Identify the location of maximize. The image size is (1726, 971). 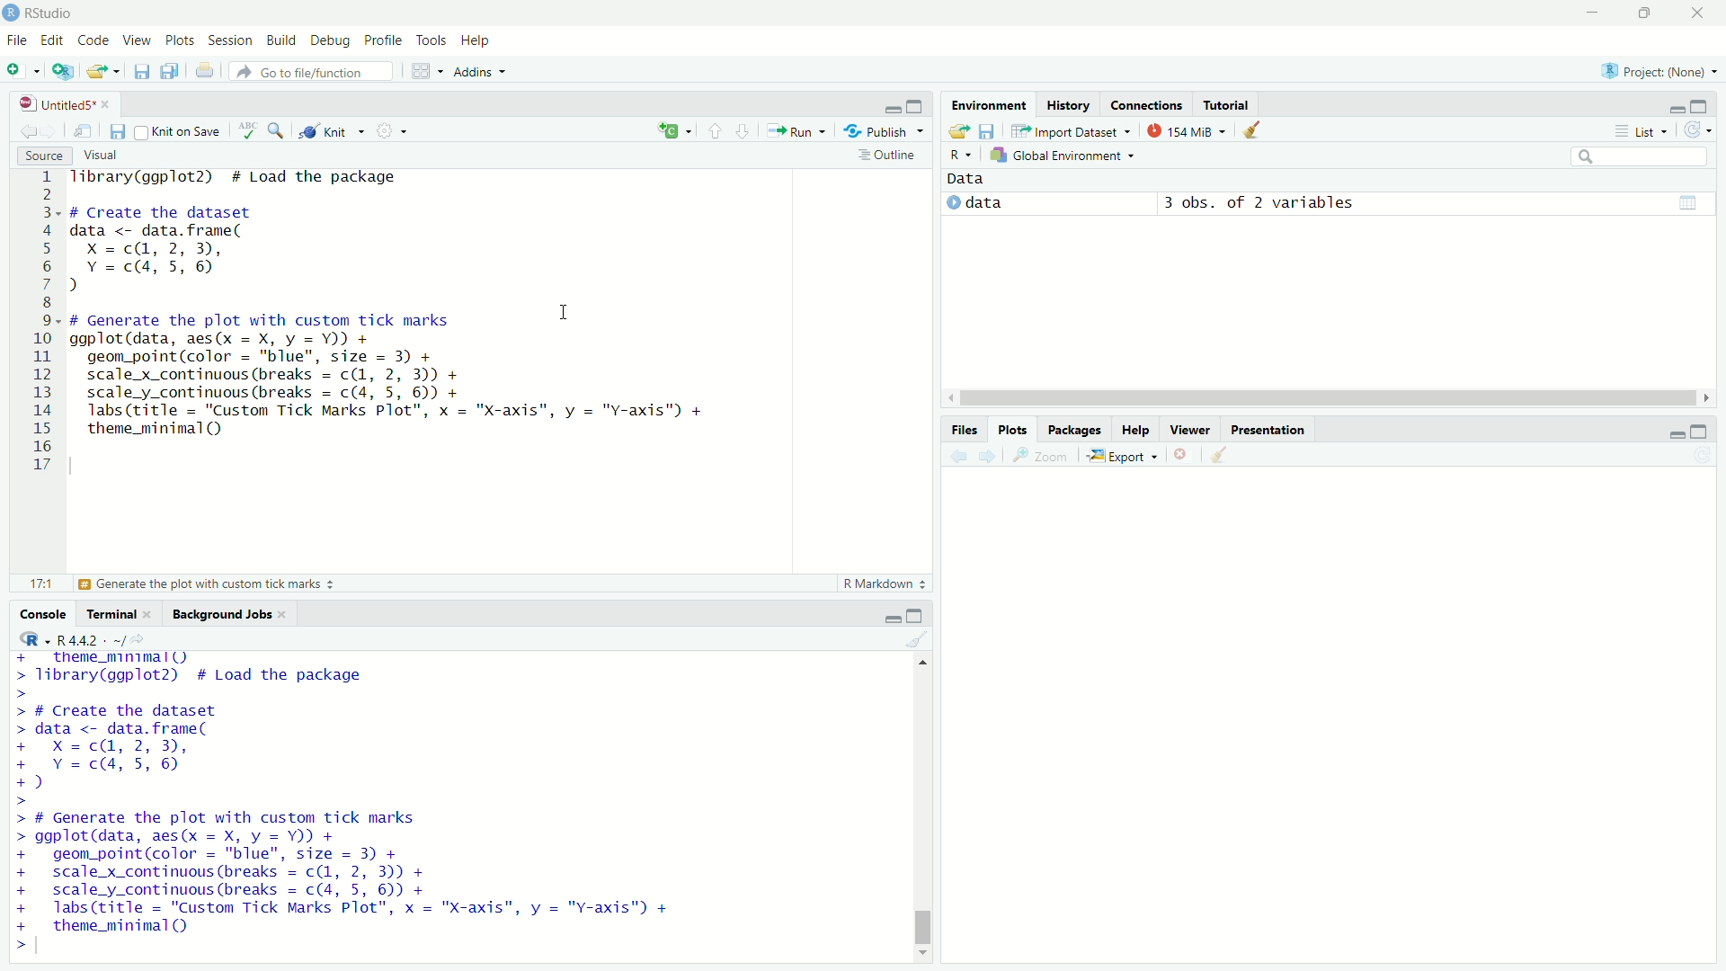
(919, 613).